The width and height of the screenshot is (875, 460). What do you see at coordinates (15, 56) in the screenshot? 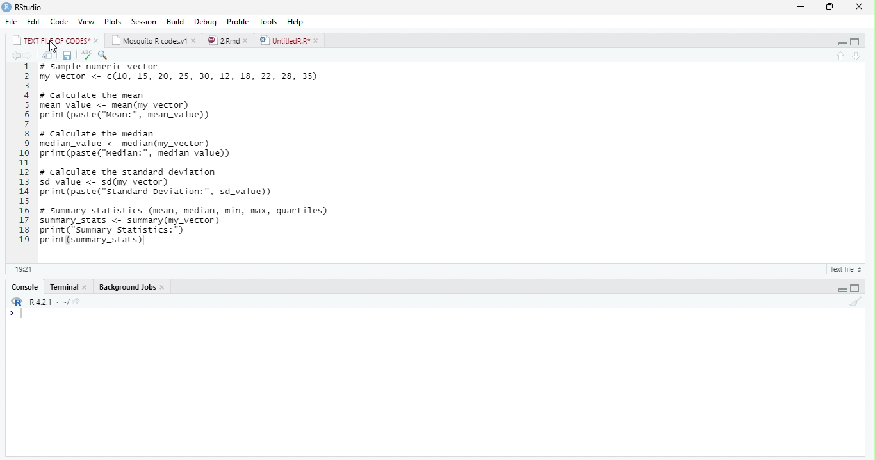
I see `back` at bounding box center [15, 56].